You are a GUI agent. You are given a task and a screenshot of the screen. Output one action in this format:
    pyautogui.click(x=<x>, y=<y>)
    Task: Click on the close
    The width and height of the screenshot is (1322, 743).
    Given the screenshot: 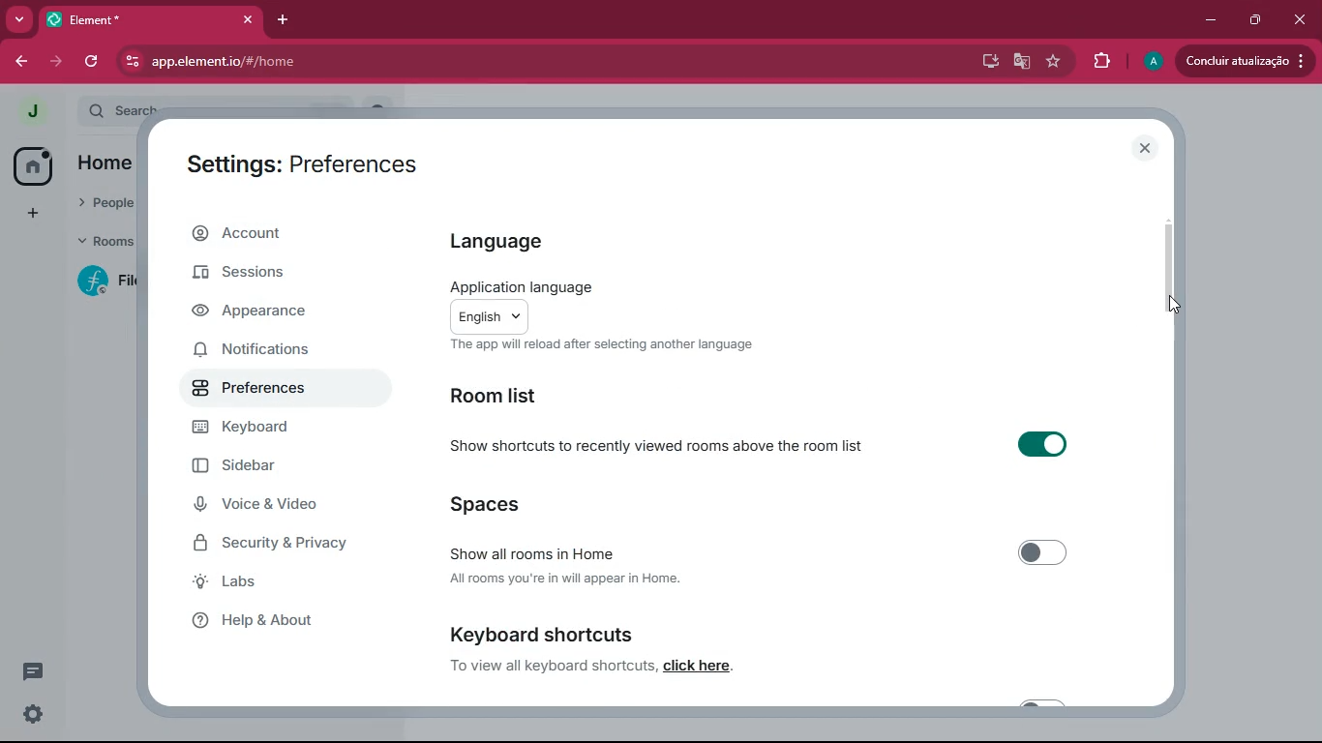 What is the action you would take?
    pyautogui.click(x=1299, y=20)
    